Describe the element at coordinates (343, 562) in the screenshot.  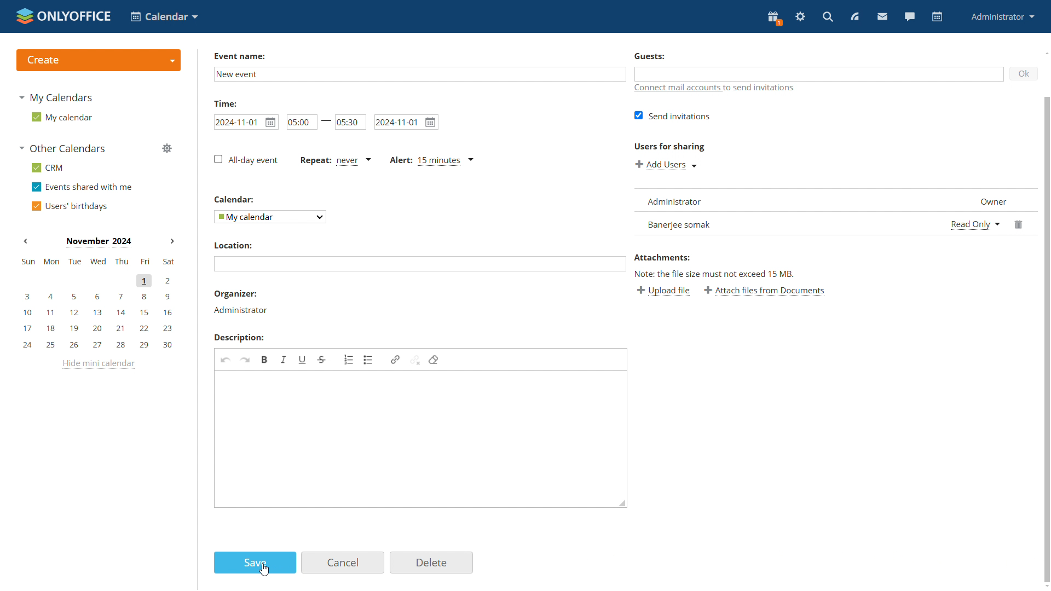
I see `cancel` at that location.